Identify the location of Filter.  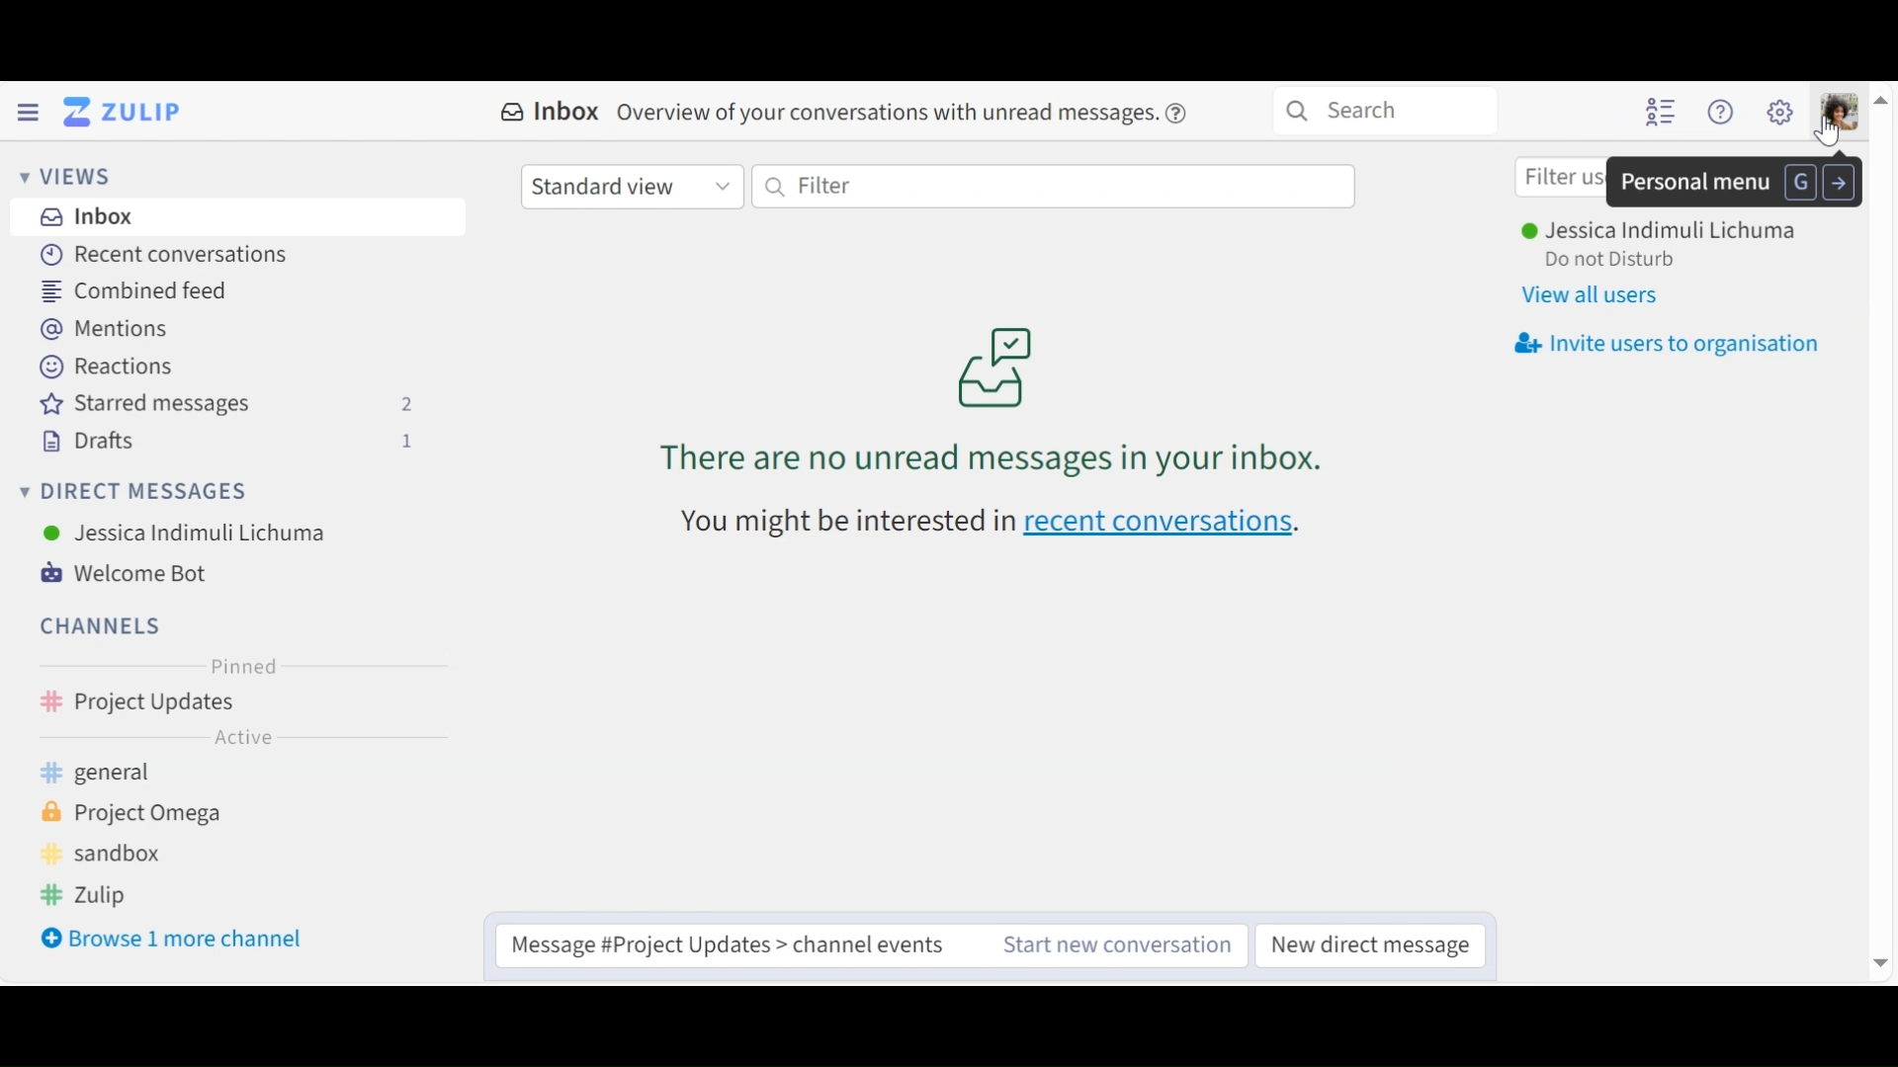
(1052, 187).